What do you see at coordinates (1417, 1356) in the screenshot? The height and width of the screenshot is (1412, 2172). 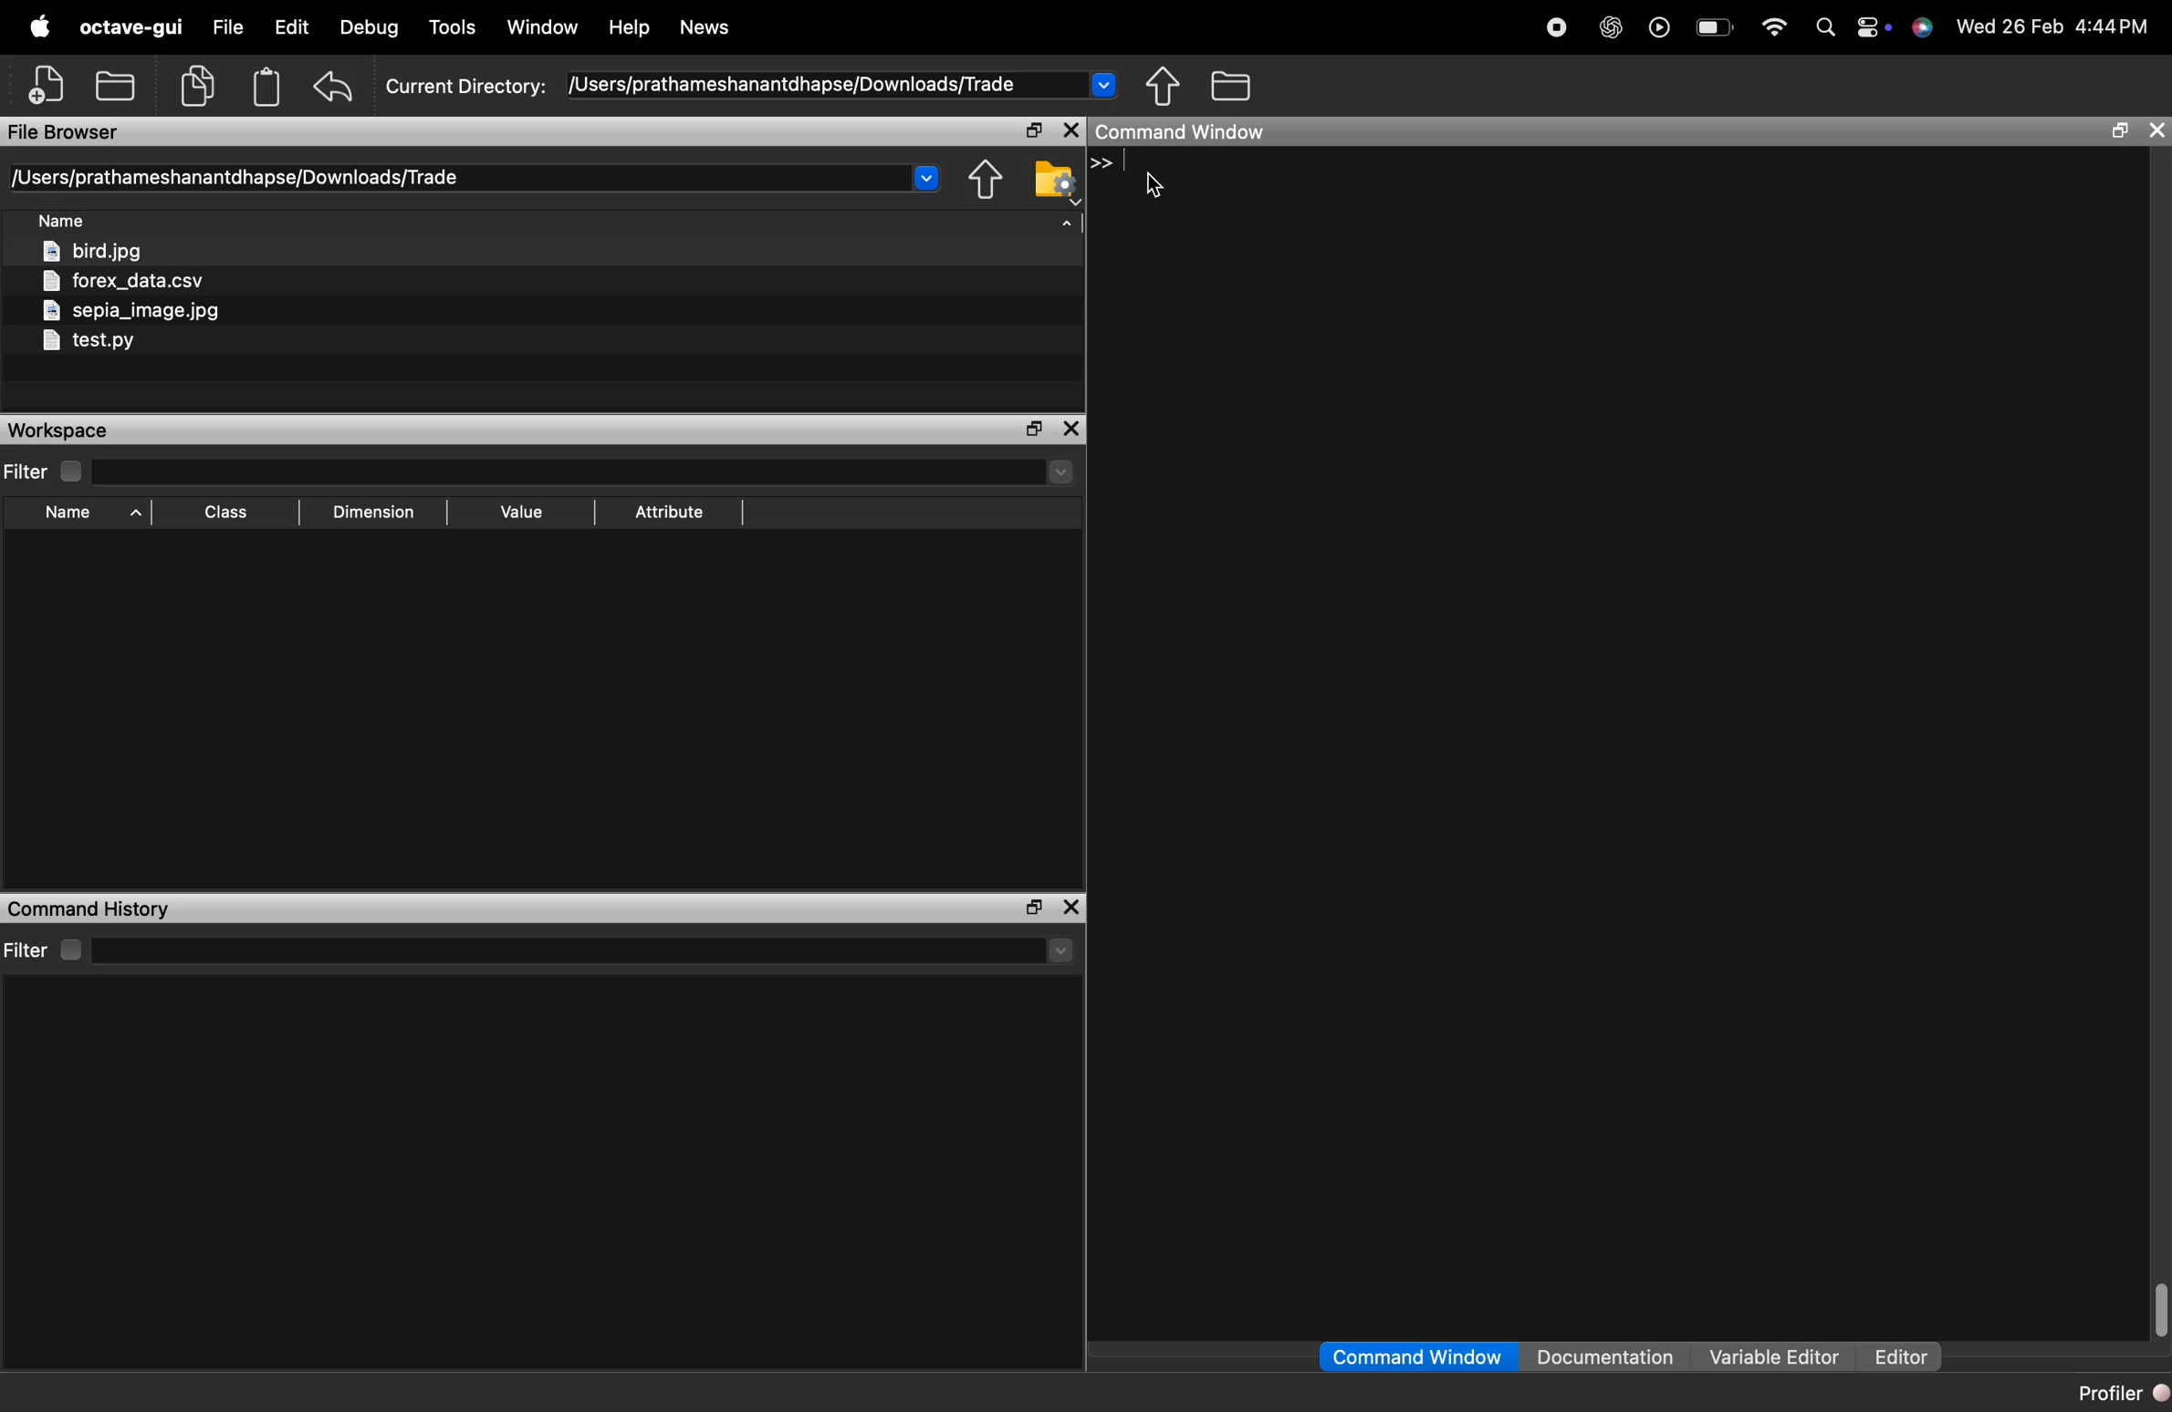 I see `Command Window` at bounding box center [1417, 1356].